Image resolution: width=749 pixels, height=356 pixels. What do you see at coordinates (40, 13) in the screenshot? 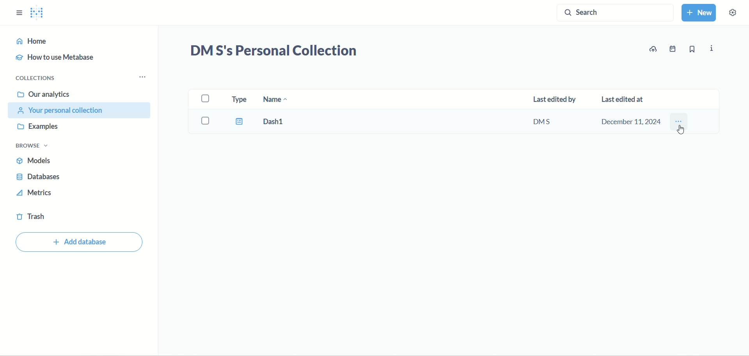
I see `METABASE LOGO ` at bounding box center [40, 13].